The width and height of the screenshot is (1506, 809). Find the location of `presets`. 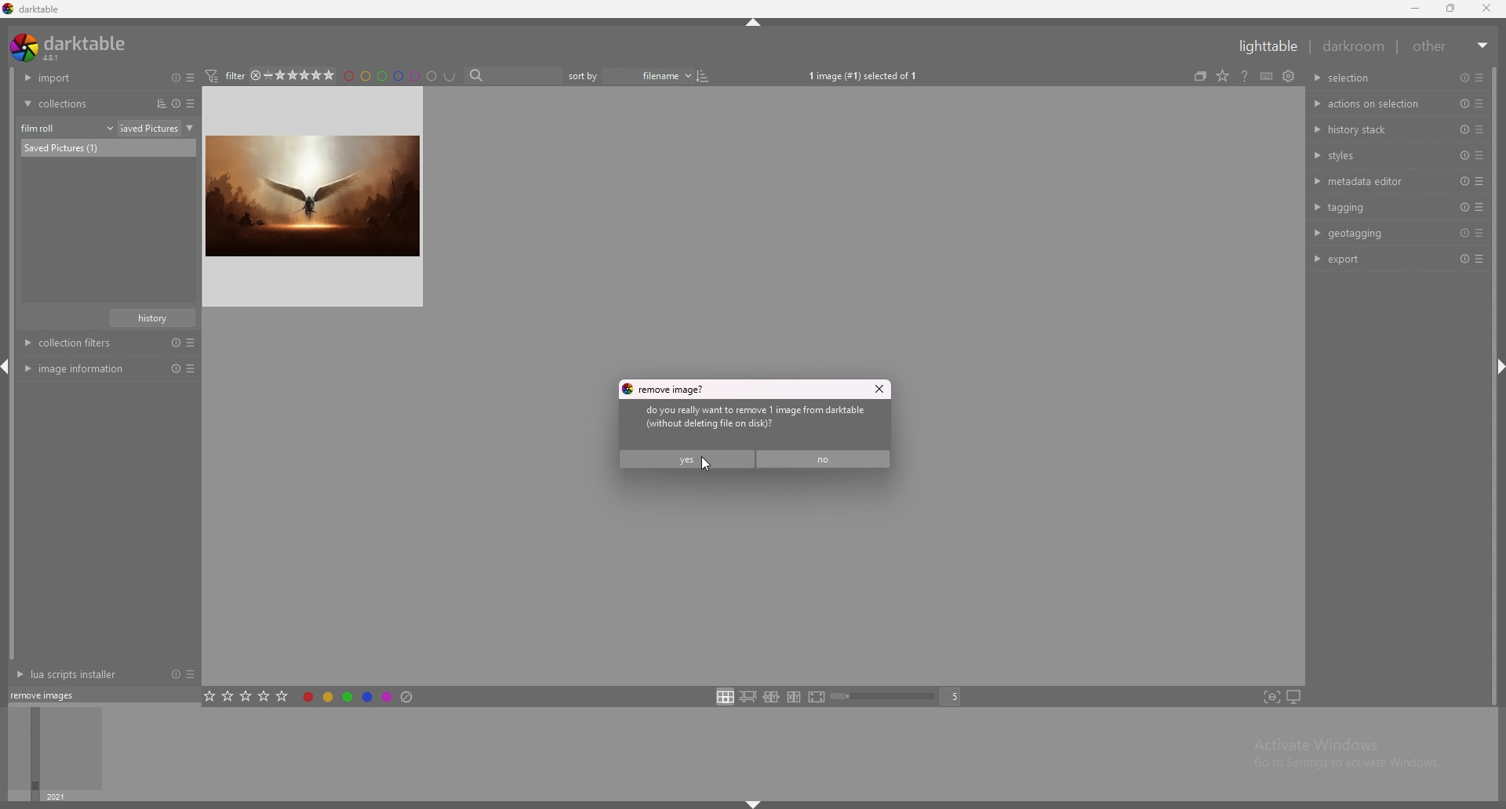

presets is located at coordinates (1479, 154).